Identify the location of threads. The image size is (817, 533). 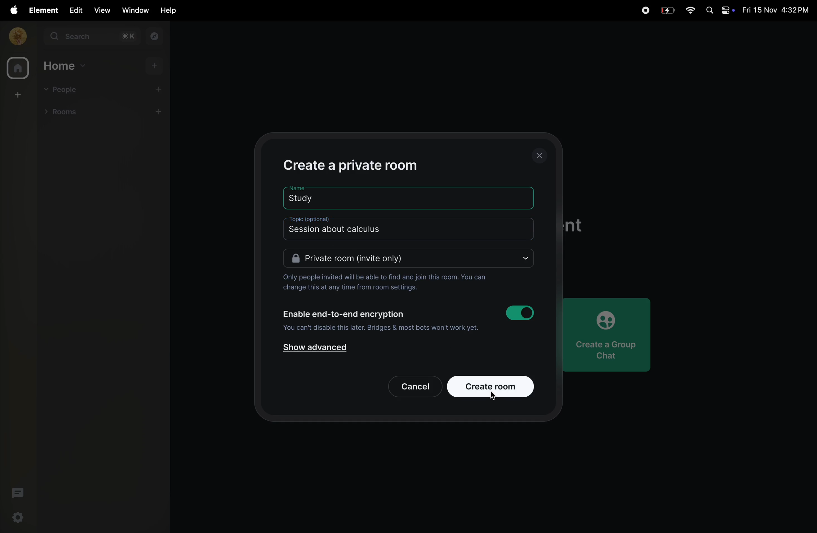
(16, 492).